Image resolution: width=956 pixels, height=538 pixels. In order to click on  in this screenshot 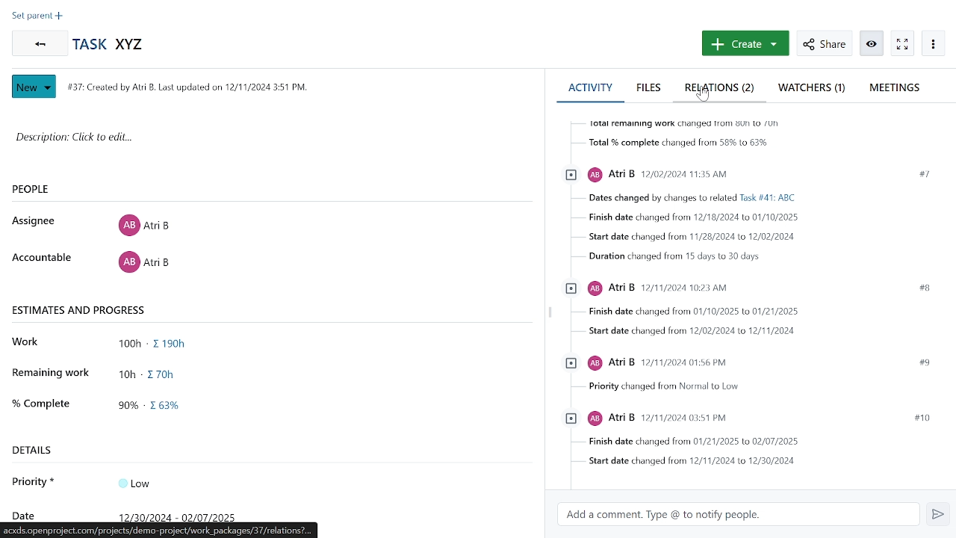, I will do `click(143, 482)`.